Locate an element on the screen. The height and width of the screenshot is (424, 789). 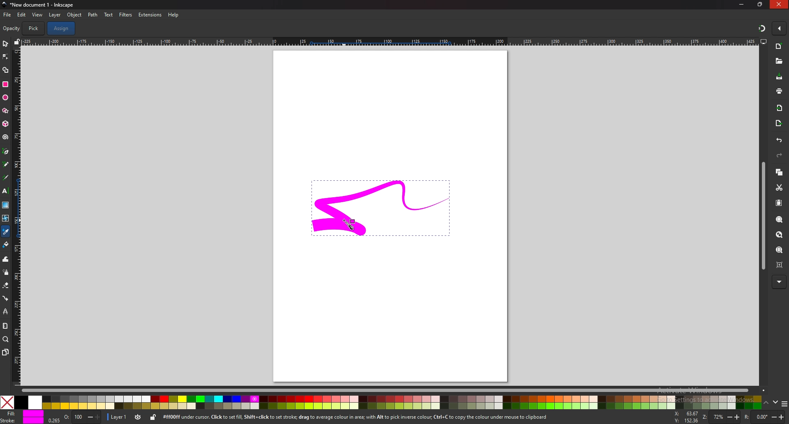
extensions is located at coordinates (151, 15).